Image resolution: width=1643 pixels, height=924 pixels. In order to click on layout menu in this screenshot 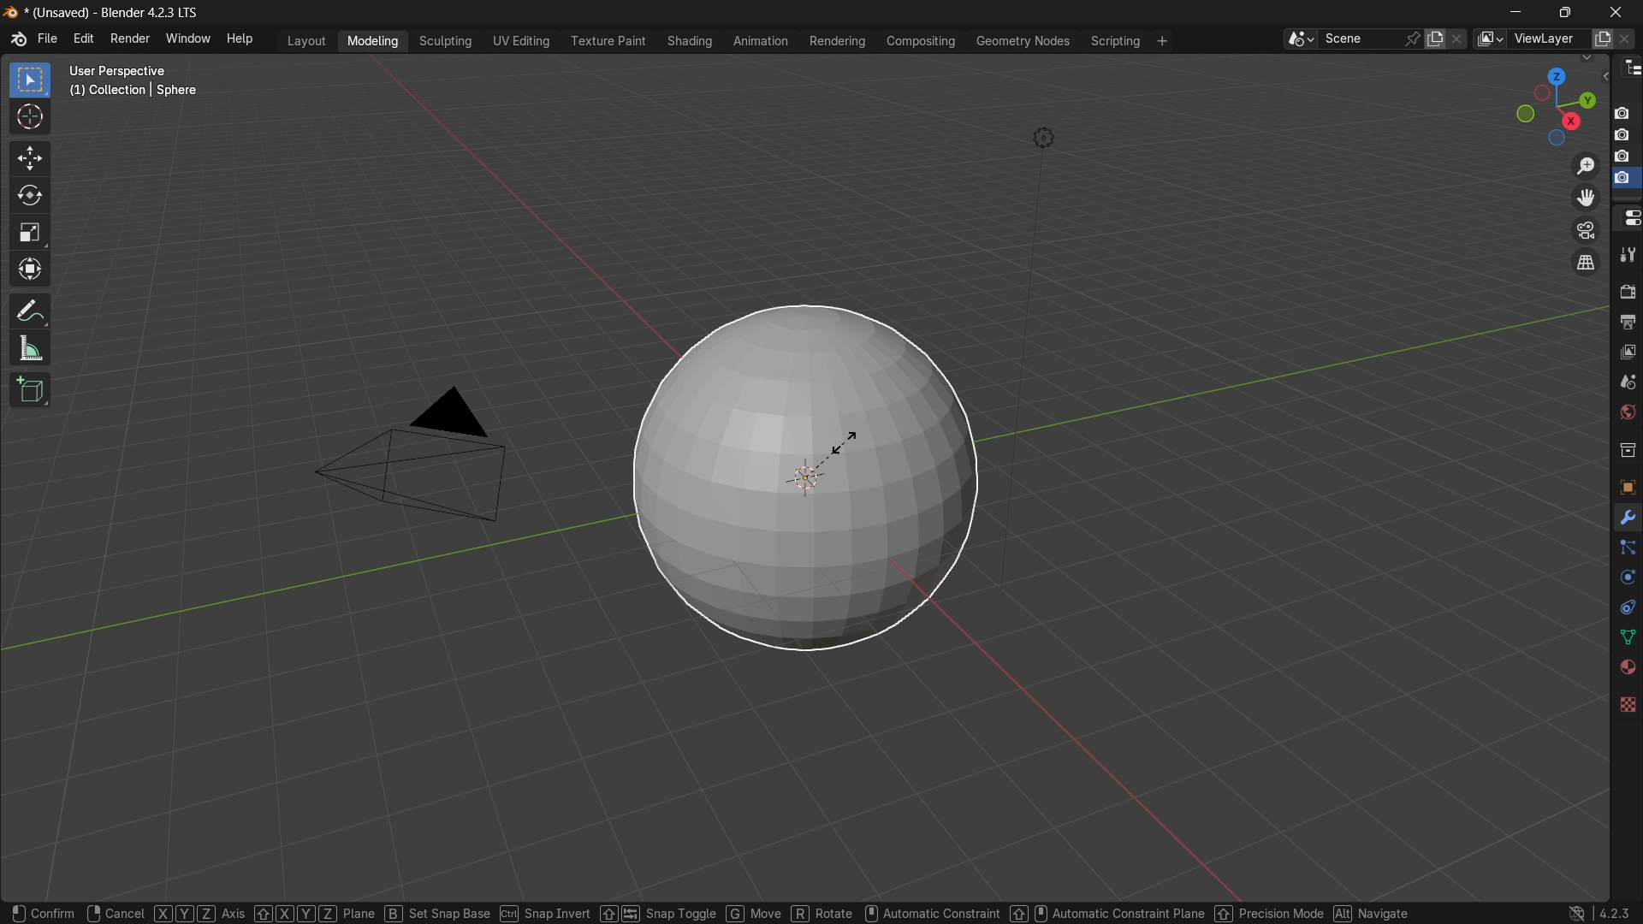, I will do `click(305, 40)`.